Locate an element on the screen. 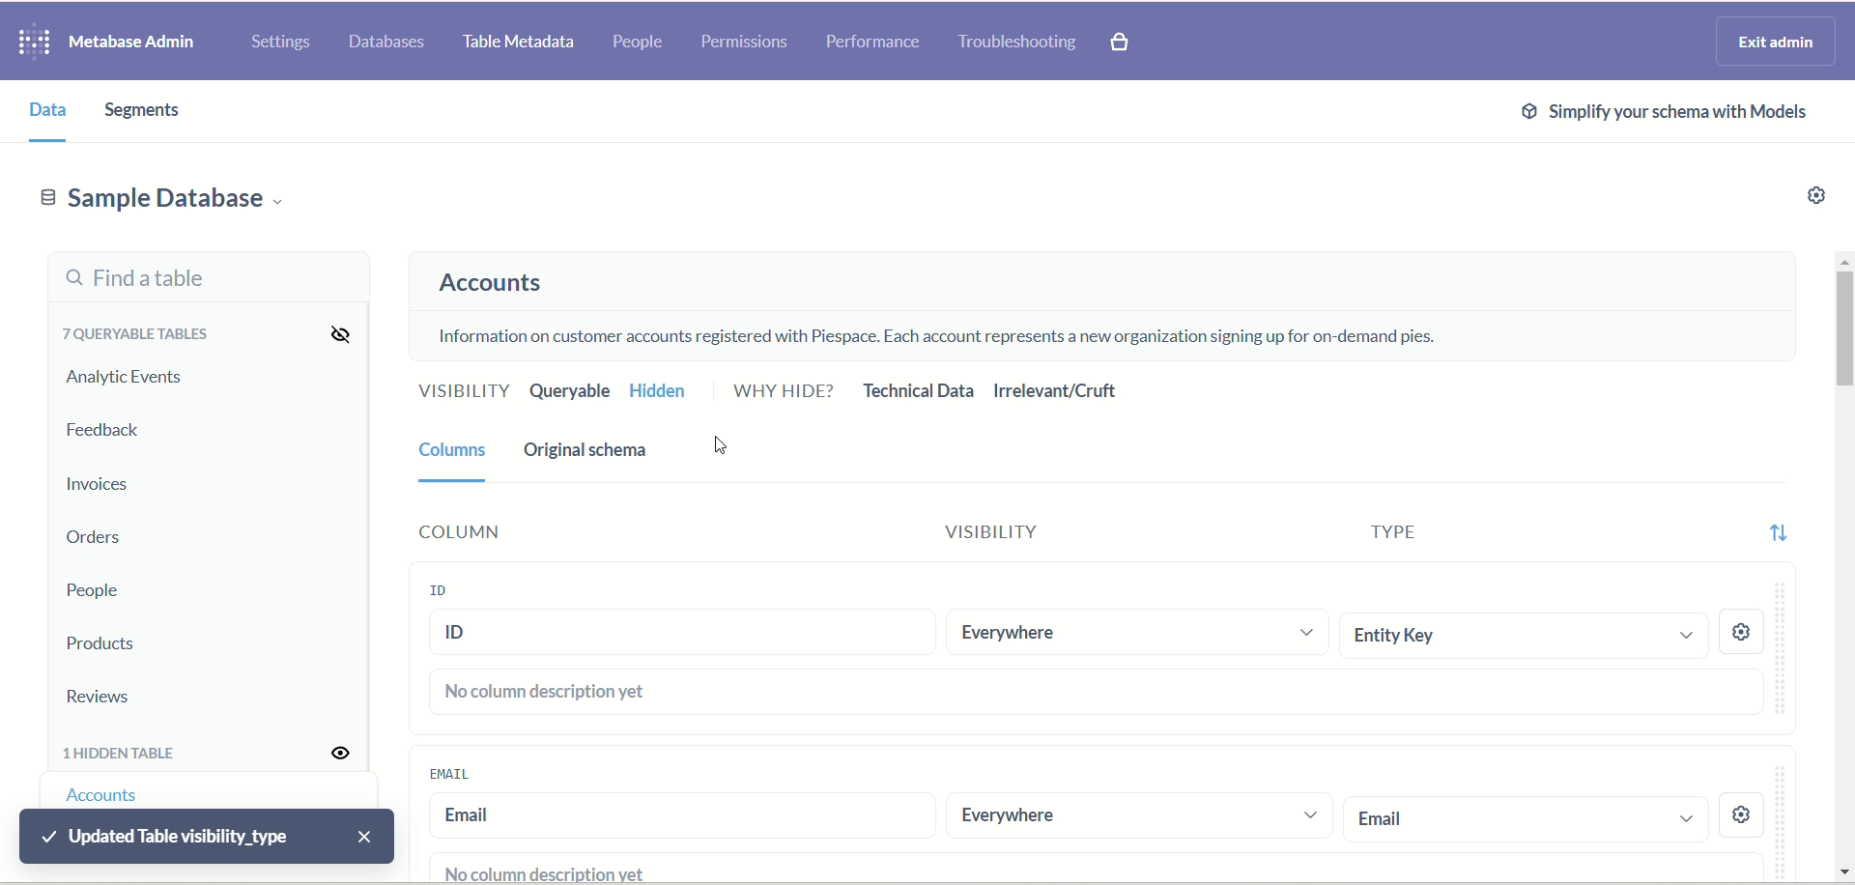 The image size is (1855, 885). products is located at coordinates (108, 643).